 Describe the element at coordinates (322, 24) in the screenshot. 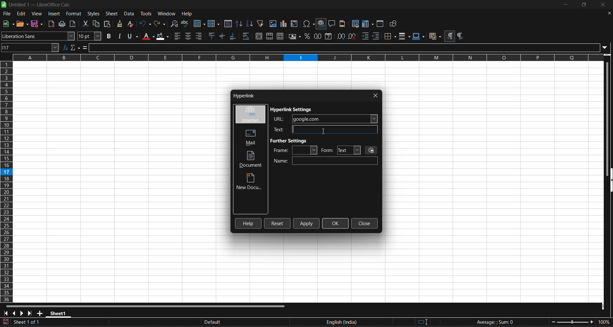

I see `insert hyperlink` at that location.